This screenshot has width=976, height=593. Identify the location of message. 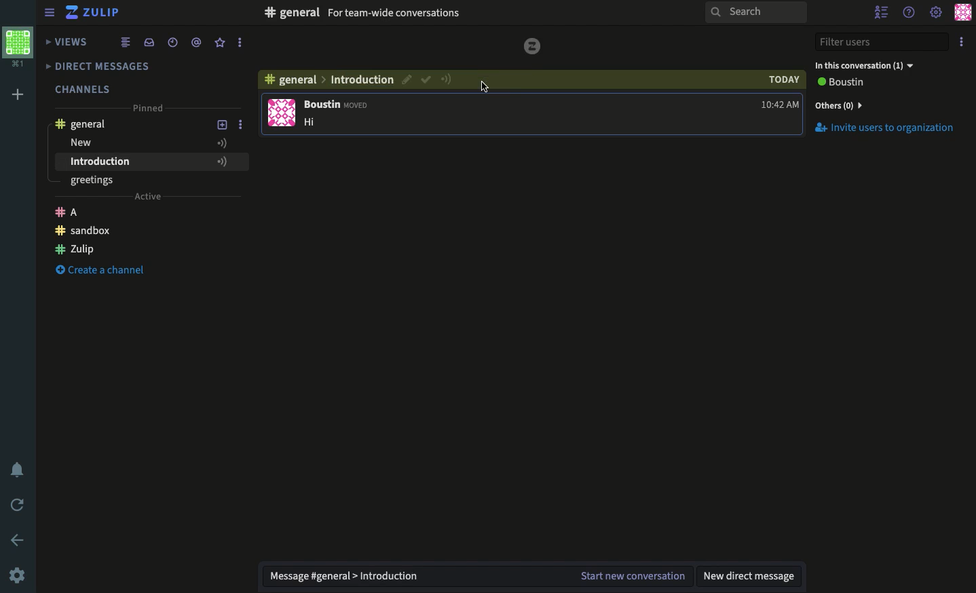
(314, 123).